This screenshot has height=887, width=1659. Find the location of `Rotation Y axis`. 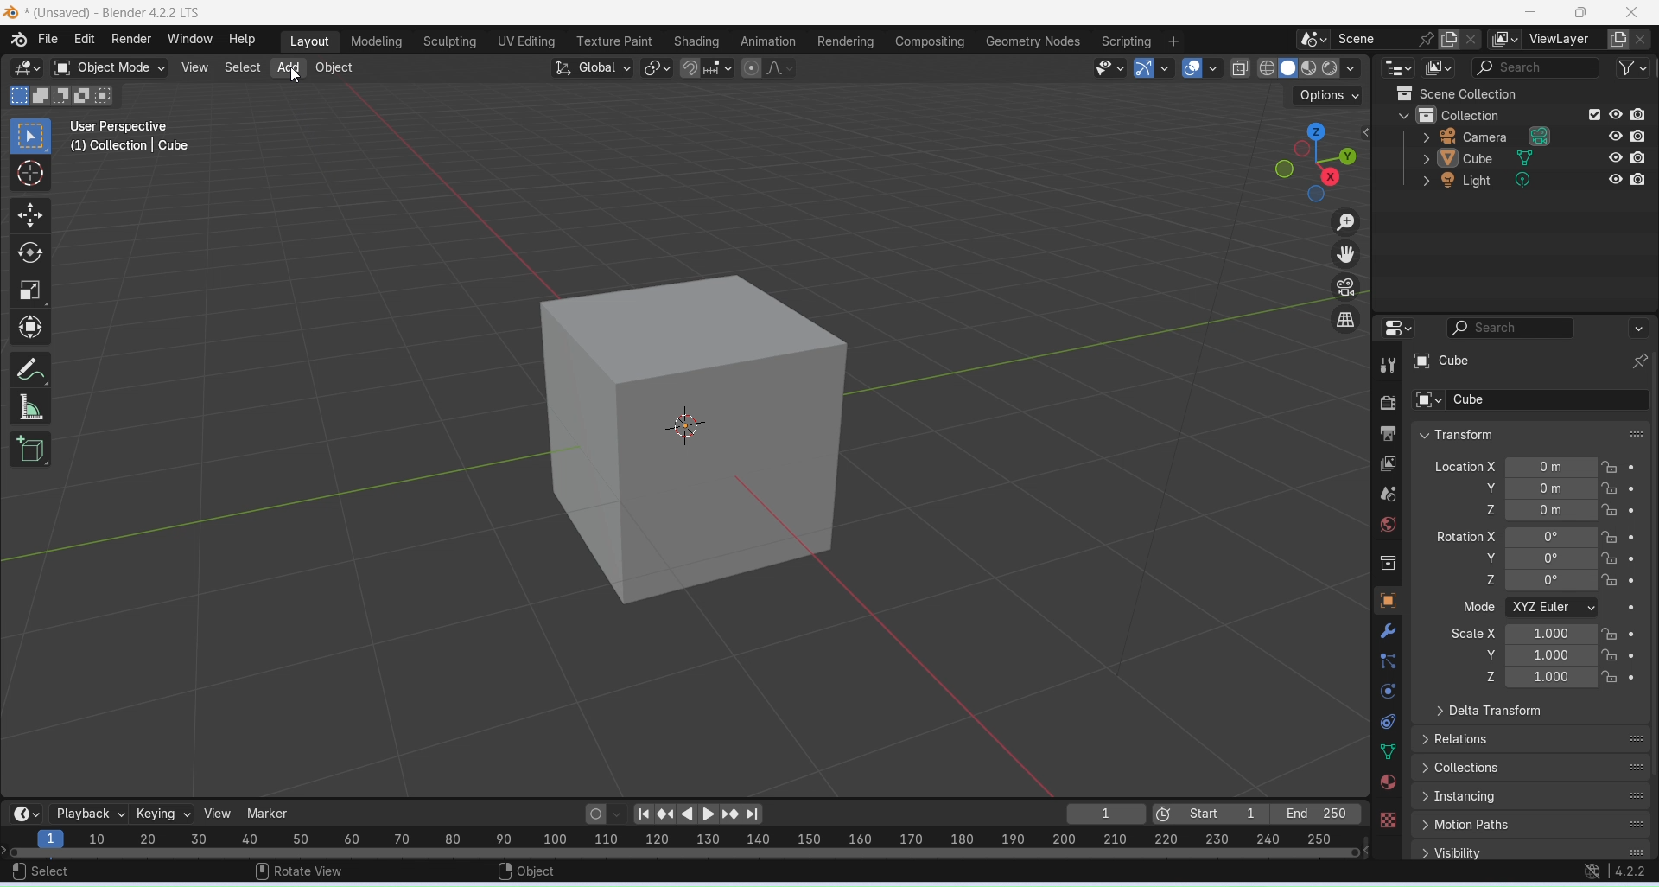

Rotation Y axis is located at coordinates (1490, 558).